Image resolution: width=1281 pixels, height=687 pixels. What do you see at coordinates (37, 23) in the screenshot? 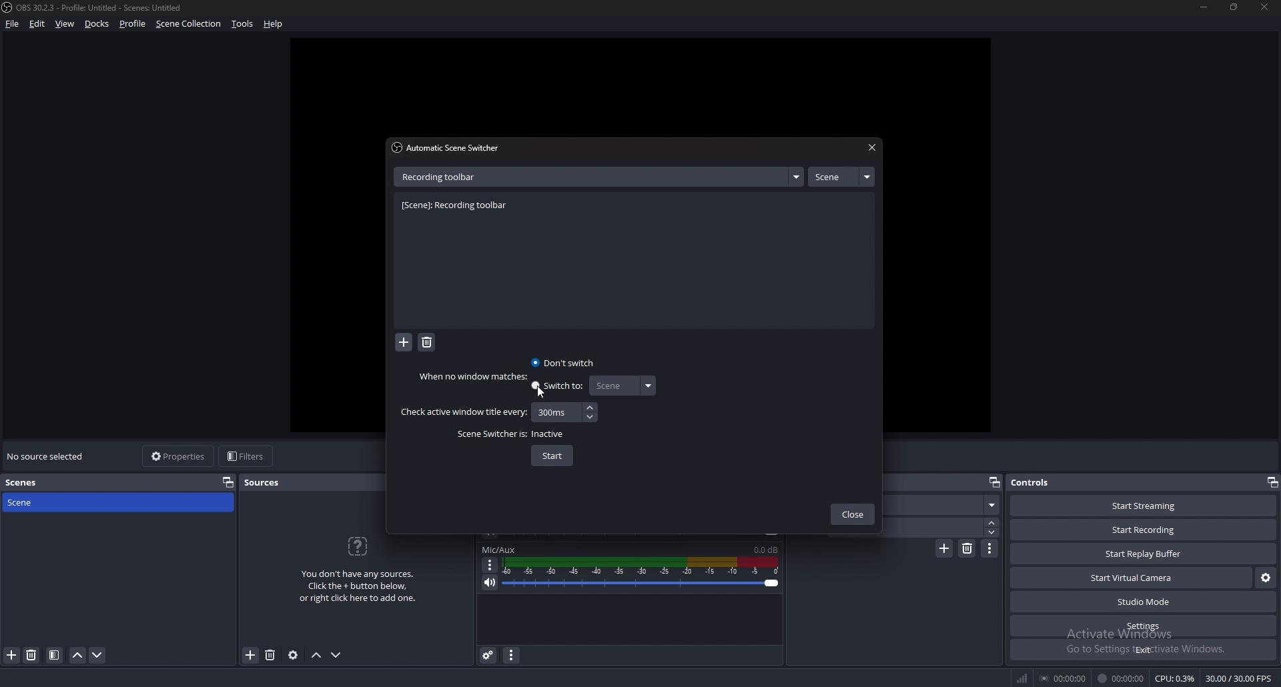
I see `edit` at bounding box center [37, 23].